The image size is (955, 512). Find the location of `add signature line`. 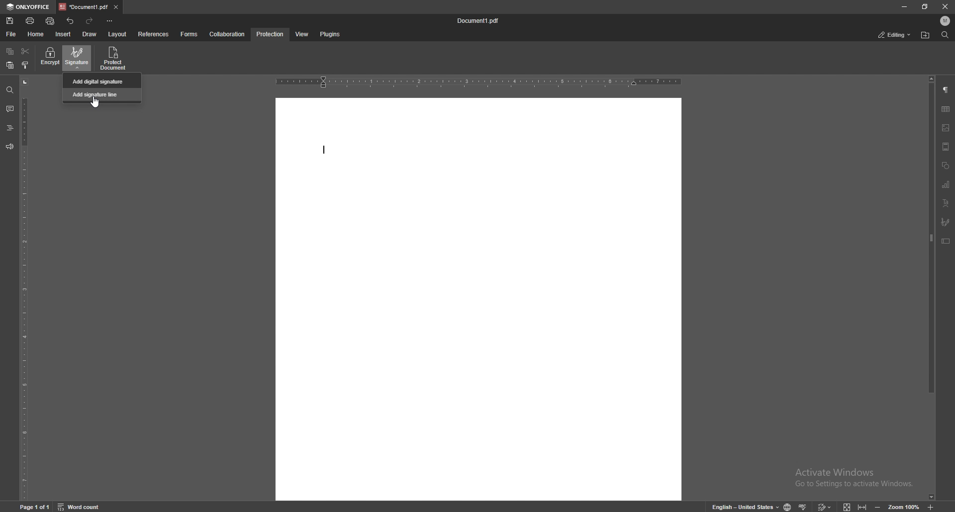

add signature line is located at coordinates (102, 94).